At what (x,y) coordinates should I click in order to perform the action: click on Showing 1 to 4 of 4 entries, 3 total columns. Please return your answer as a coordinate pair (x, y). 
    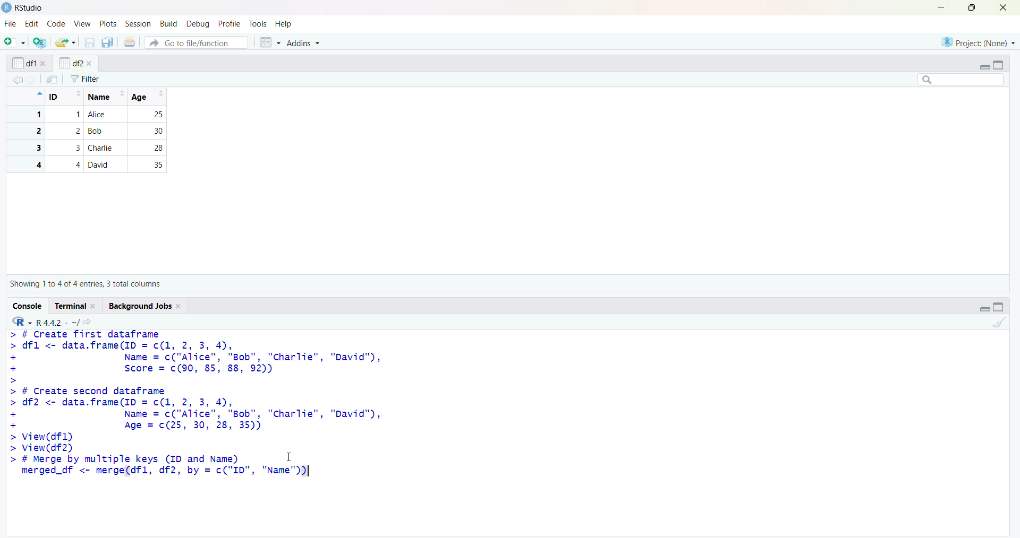
    Looking at the image, I should click on (85, 284).